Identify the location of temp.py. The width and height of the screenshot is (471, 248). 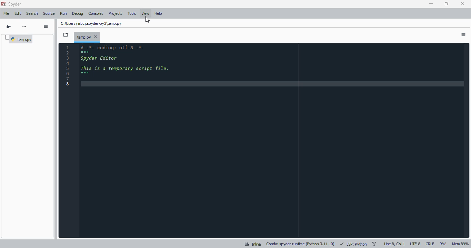
(19, 40).